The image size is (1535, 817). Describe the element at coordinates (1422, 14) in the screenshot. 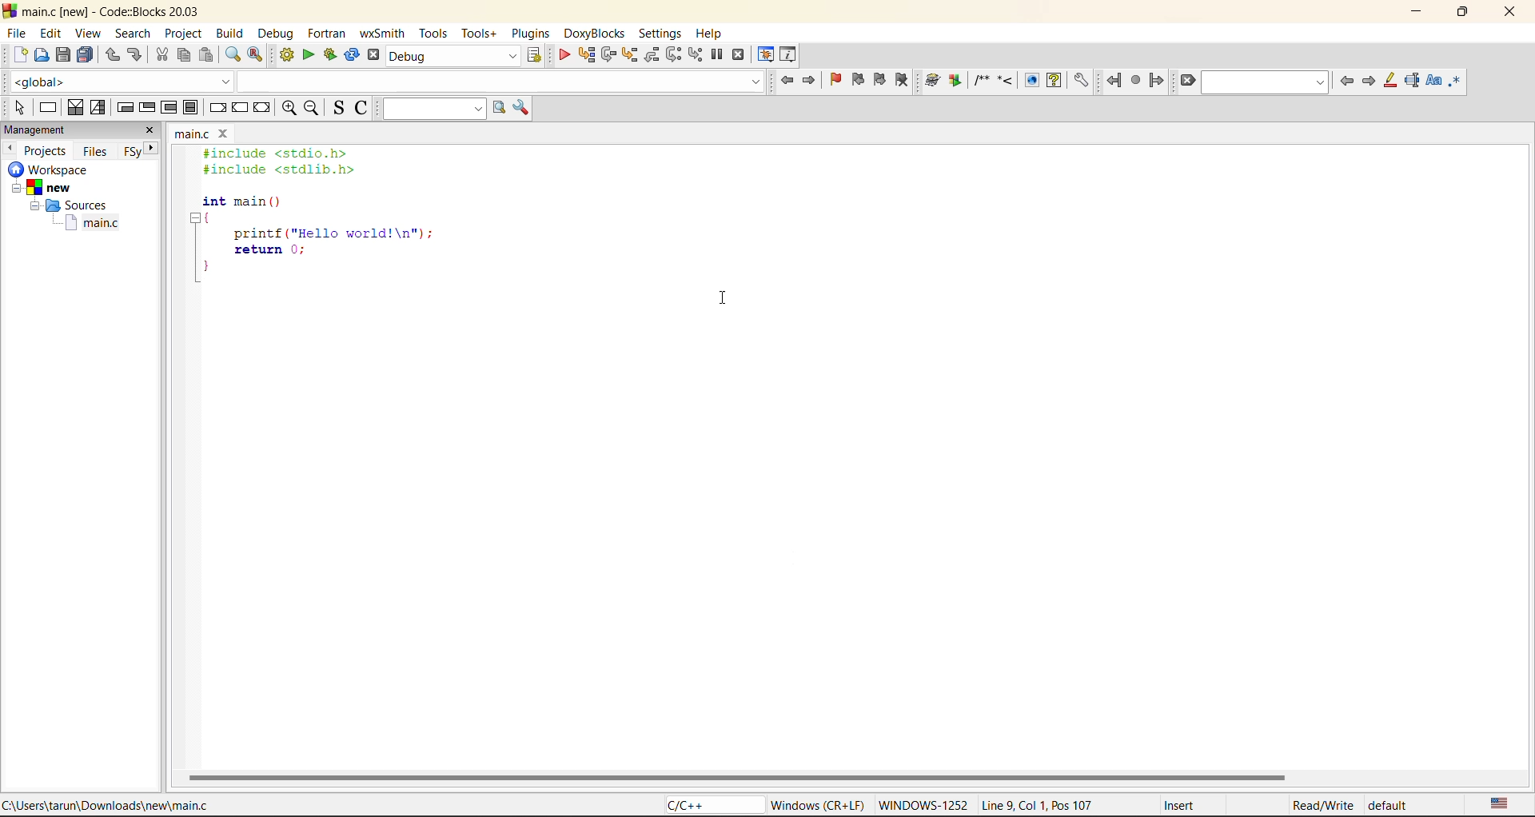

I see `minimize` at that location.